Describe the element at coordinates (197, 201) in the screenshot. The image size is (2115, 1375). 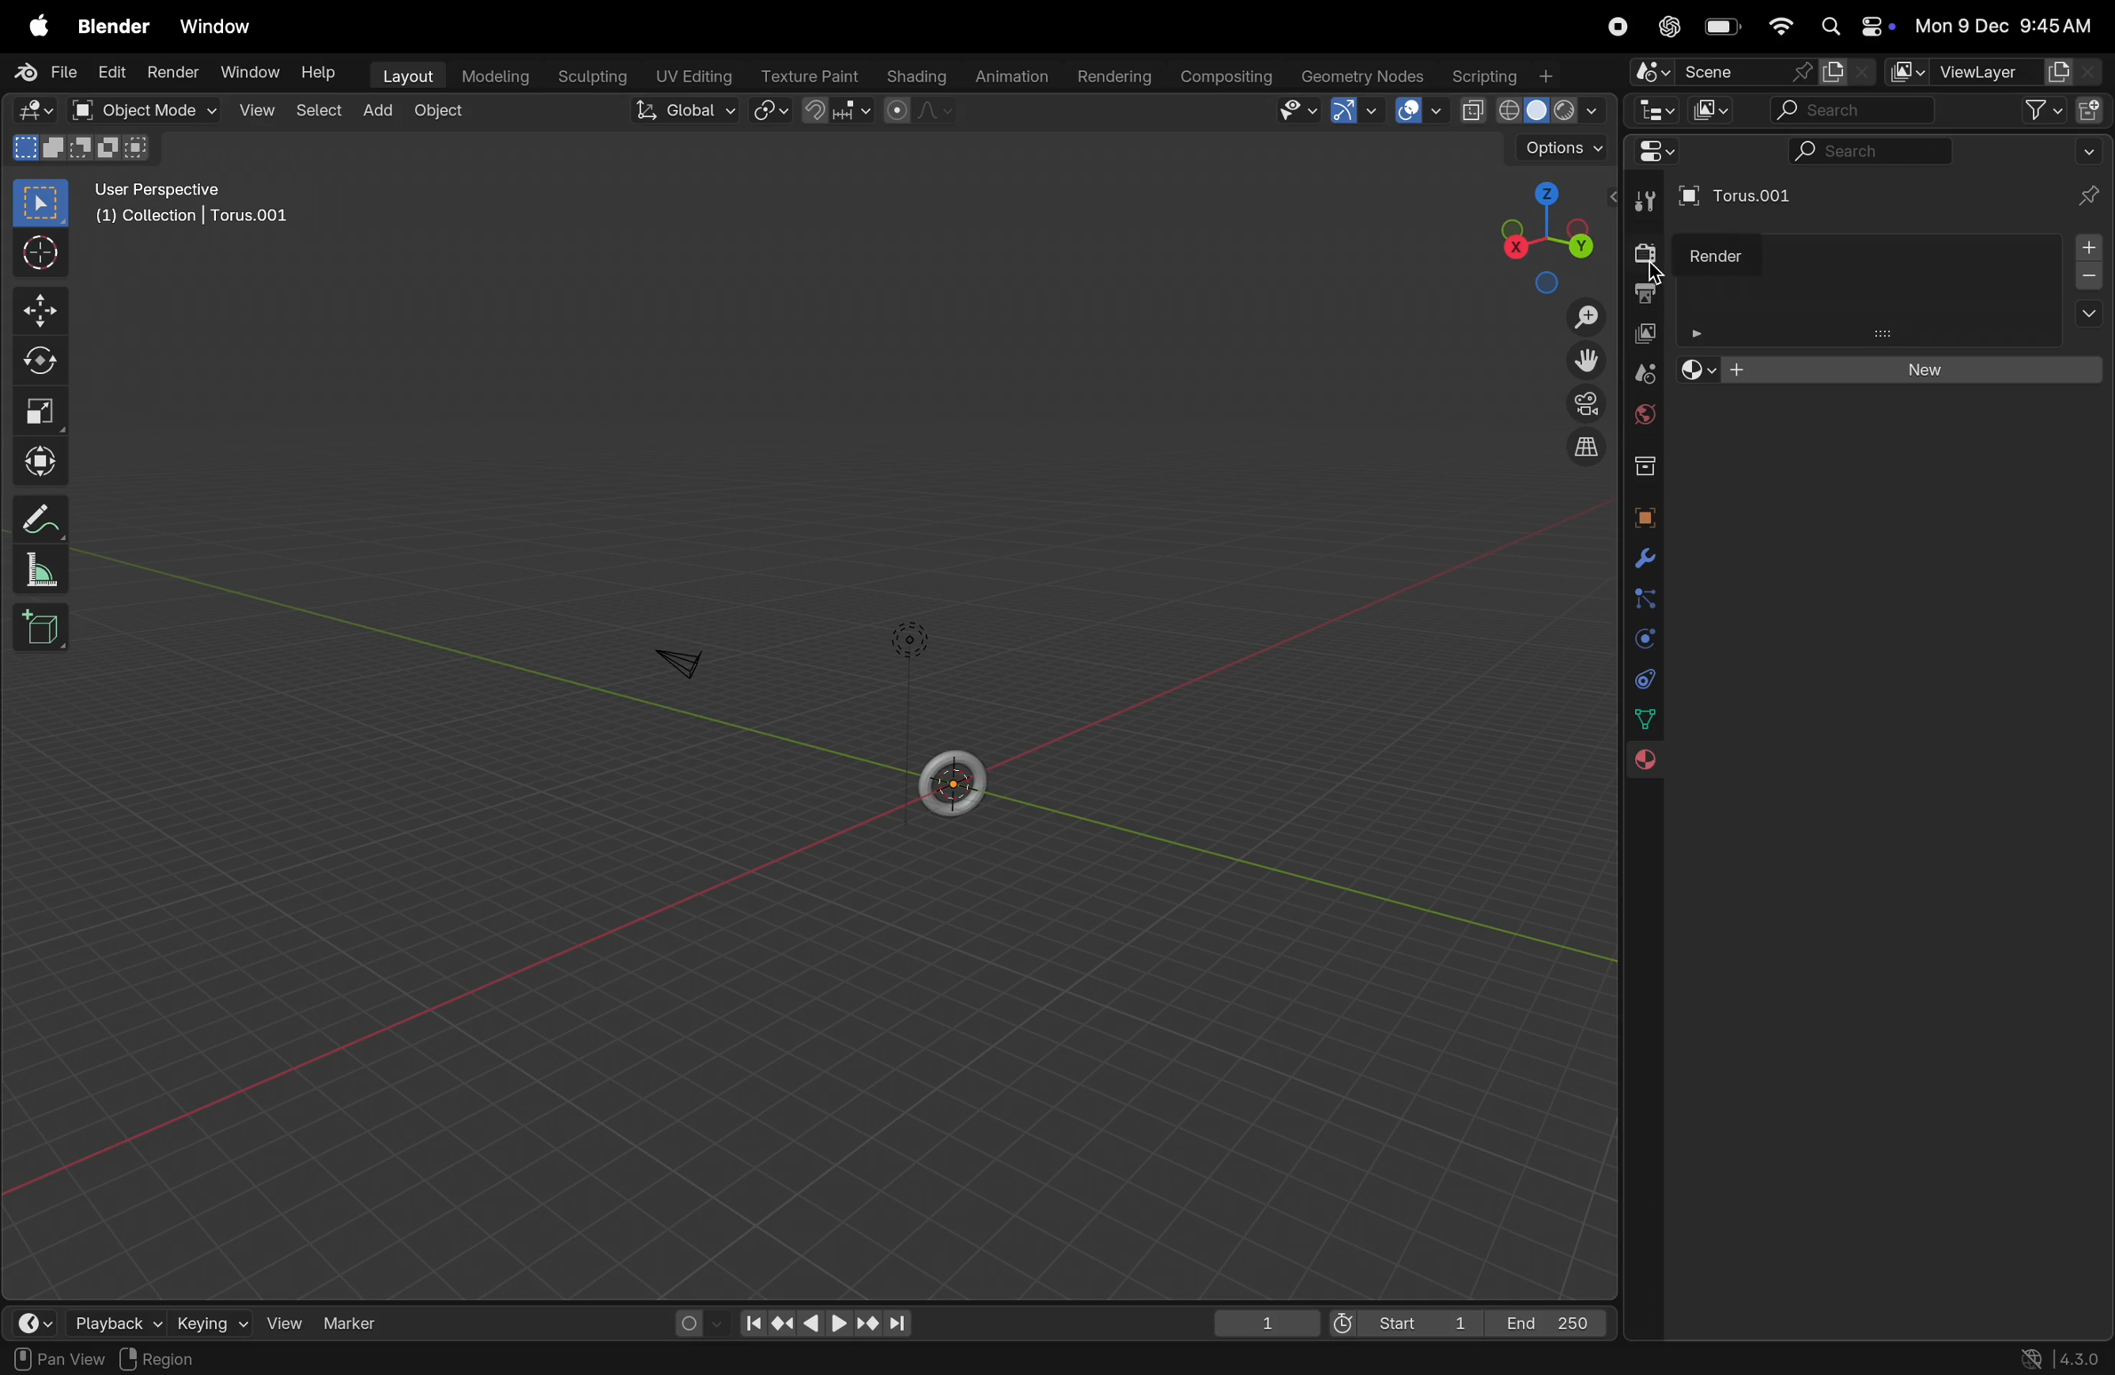
I see `user perspective` at that location.